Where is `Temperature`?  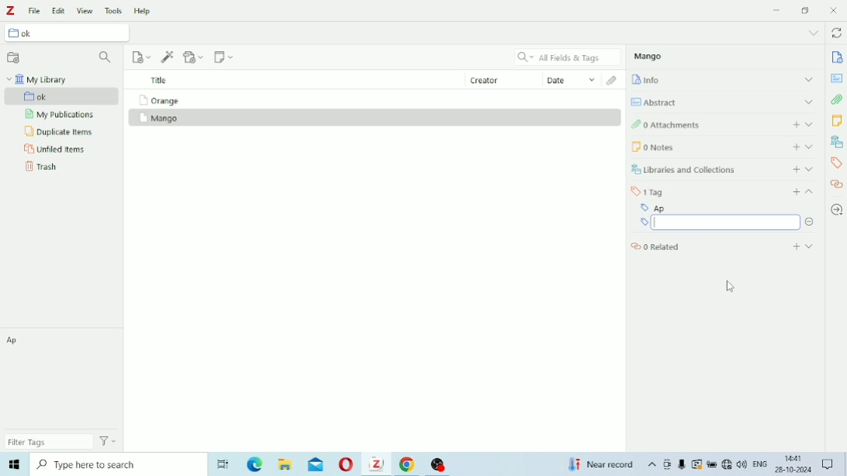
Temperature is located at coordinates (602, 464).